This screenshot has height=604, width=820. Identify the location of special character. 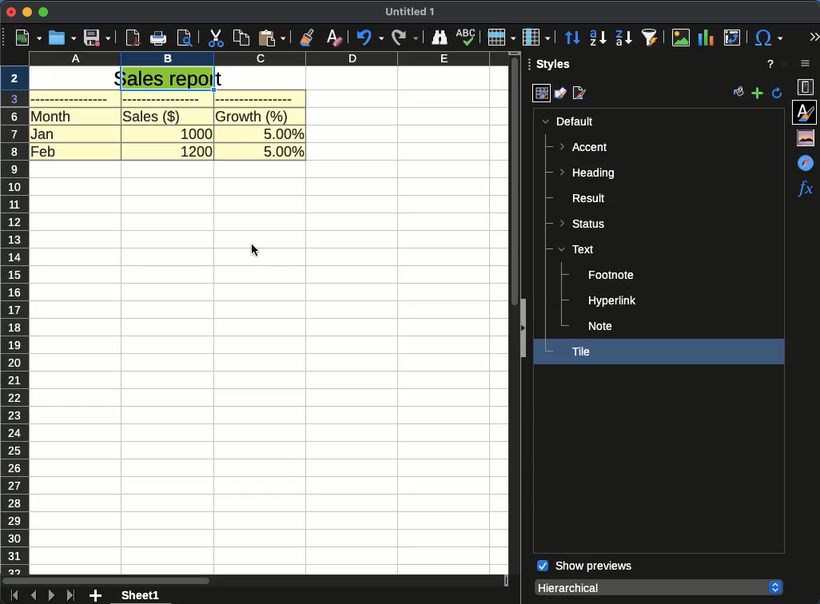
(766, 38).